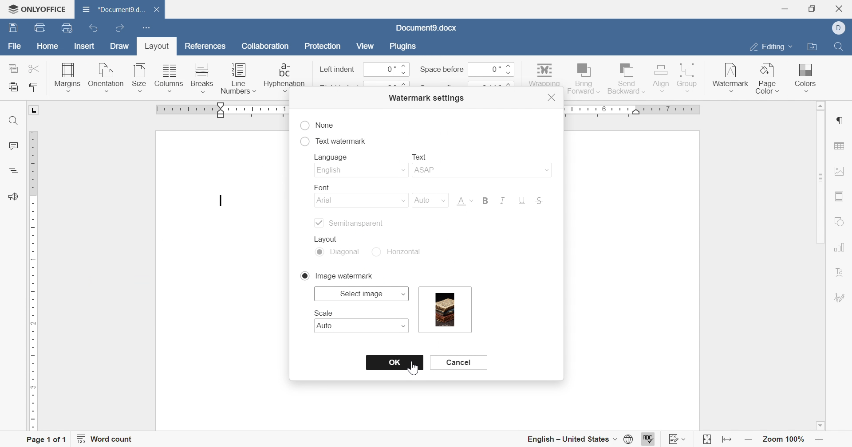 Image resolution: width=852 pixels, height=447 pixels. I want to click on line numbers, so click(238, 80).